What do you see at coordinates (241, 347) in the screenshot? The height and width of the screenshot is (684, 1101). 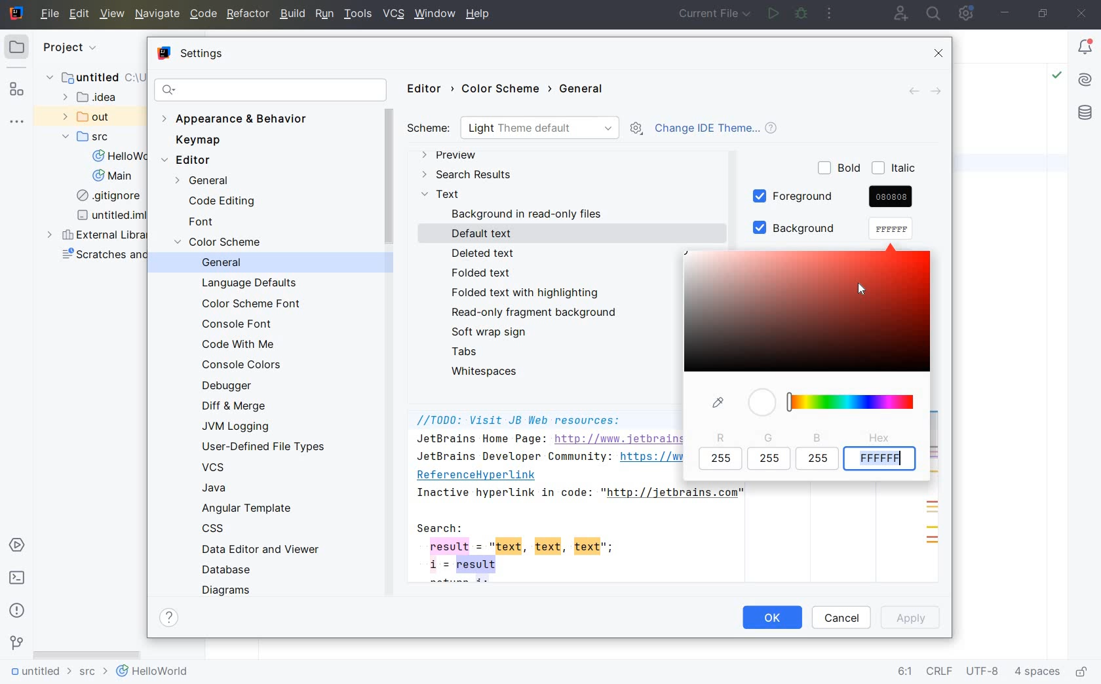 I see `CODE WITH ME` at bounding box center [241, 347].